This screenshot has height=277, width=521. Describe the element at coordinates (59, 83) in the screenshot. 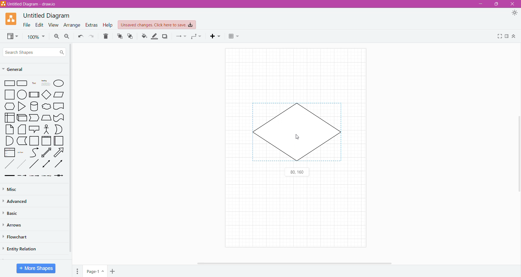

I see `Ellipse` at that location.